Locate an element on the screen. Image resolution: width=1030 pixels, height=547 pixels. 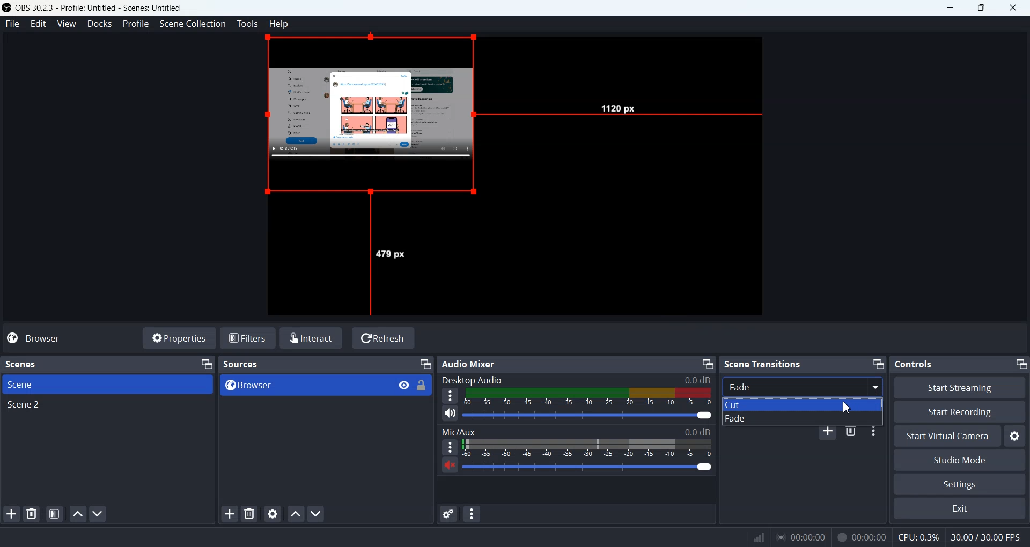
Fade is located at coordinates (804, 419).